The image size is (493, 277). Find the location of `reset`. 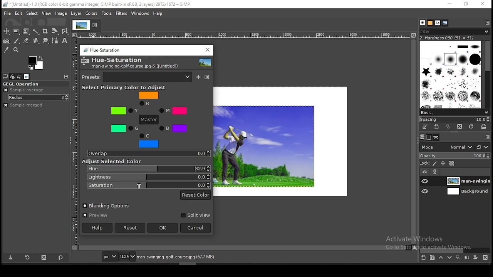

reset is located at coordinates (129, 228).